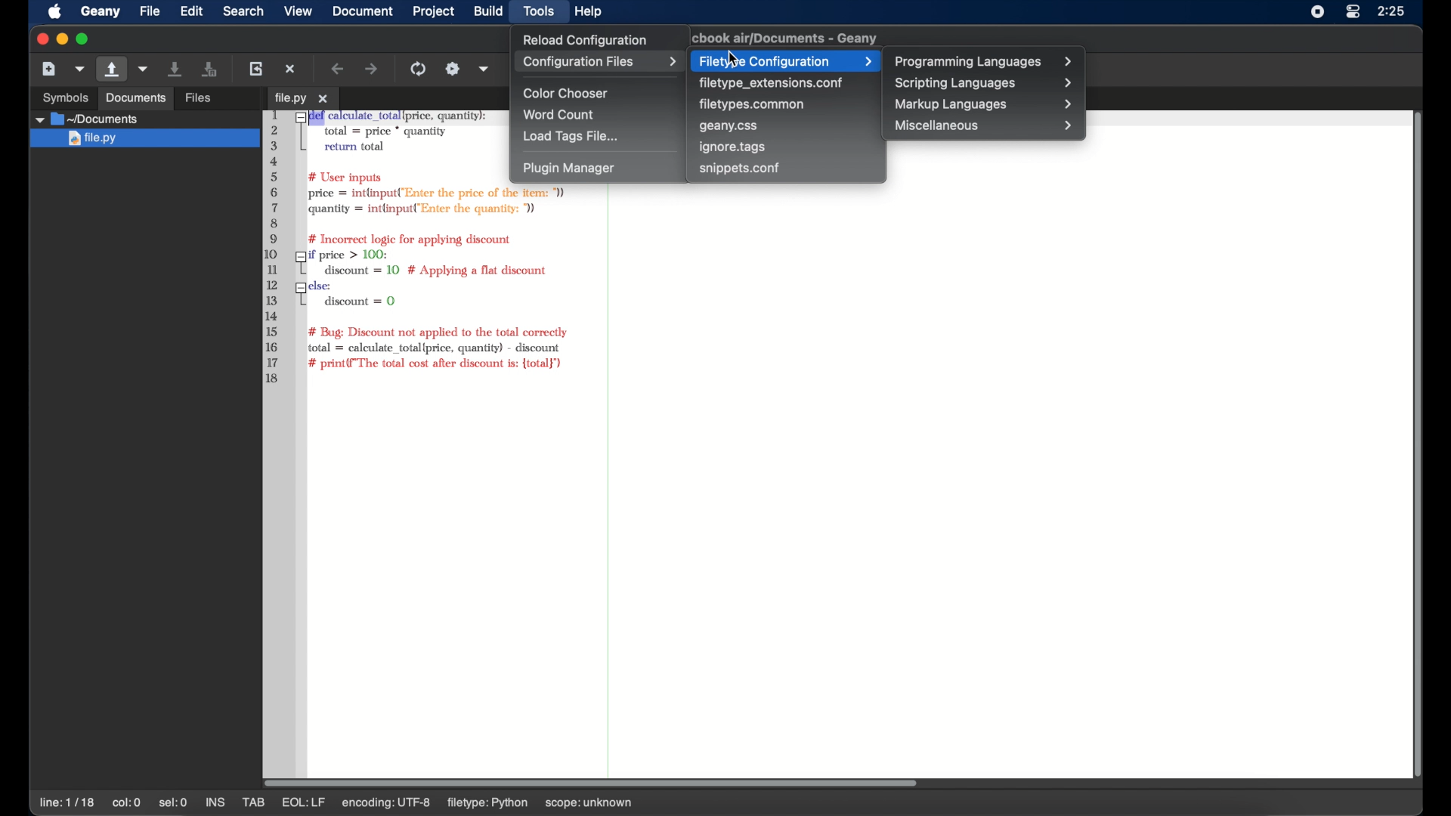  What do you see at coordinates (380, 248) in the screenshot?
I see `python syntax` at bounding box center [380, 248].